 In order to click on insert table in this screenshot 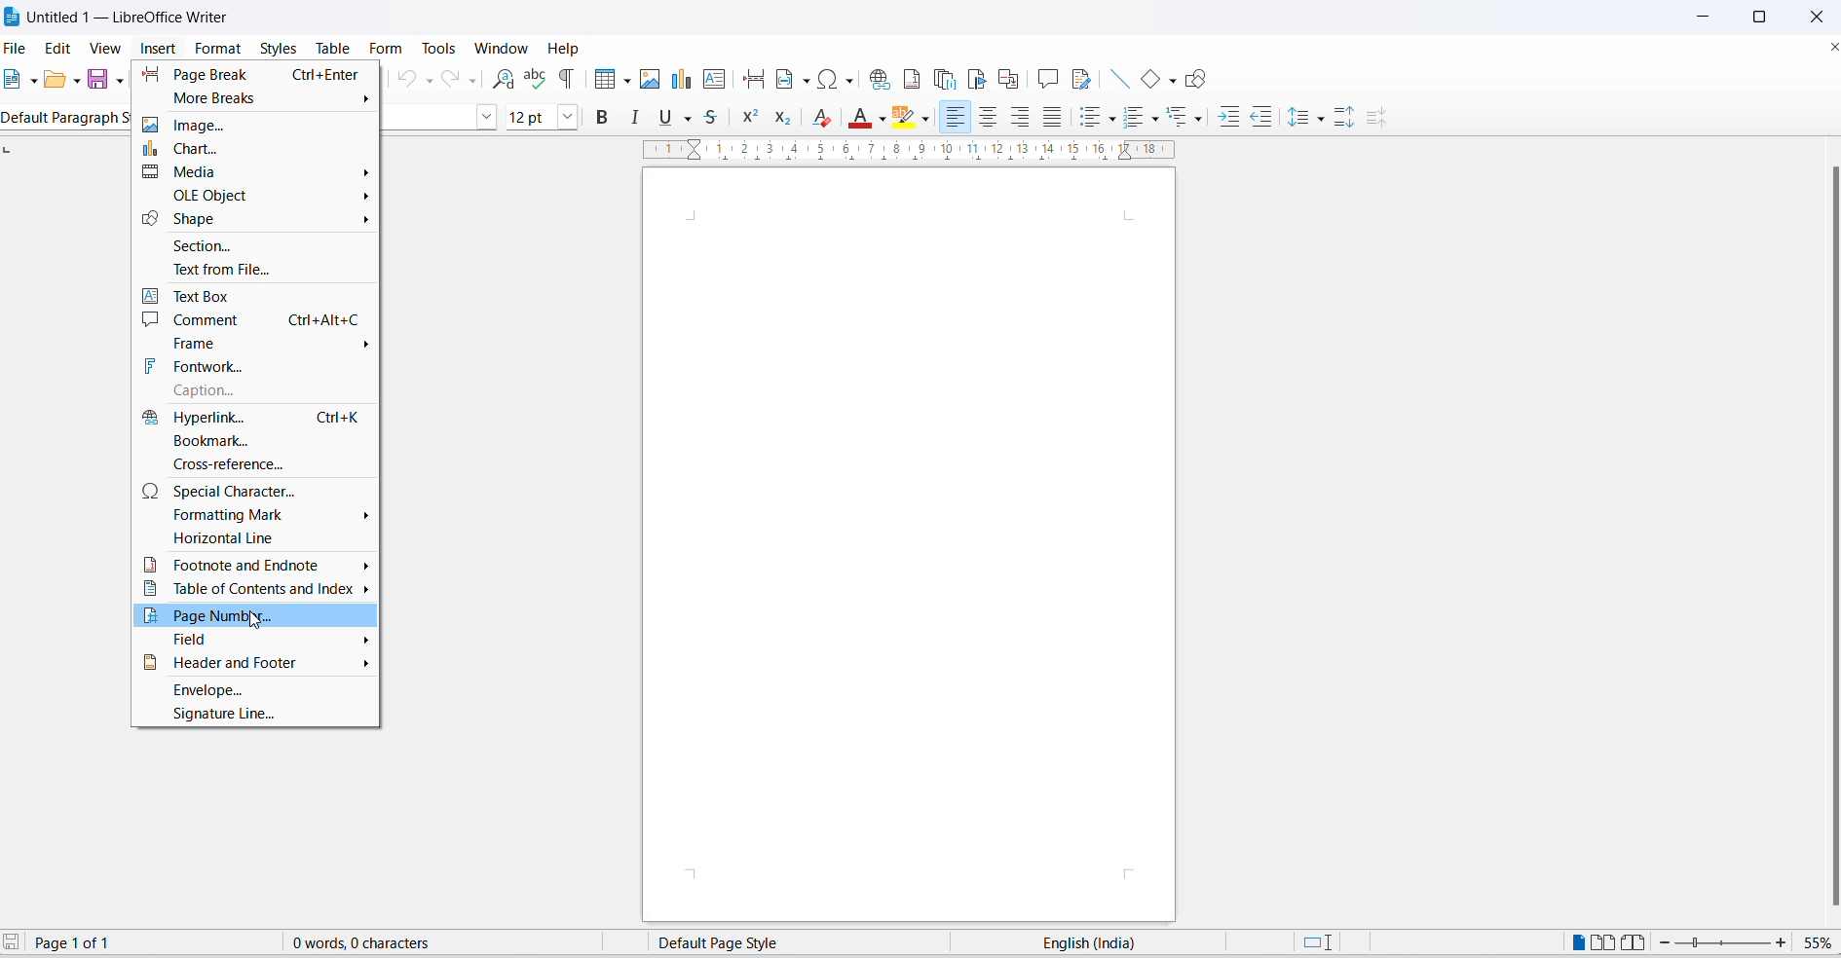, I will do `click(599, 82)`.